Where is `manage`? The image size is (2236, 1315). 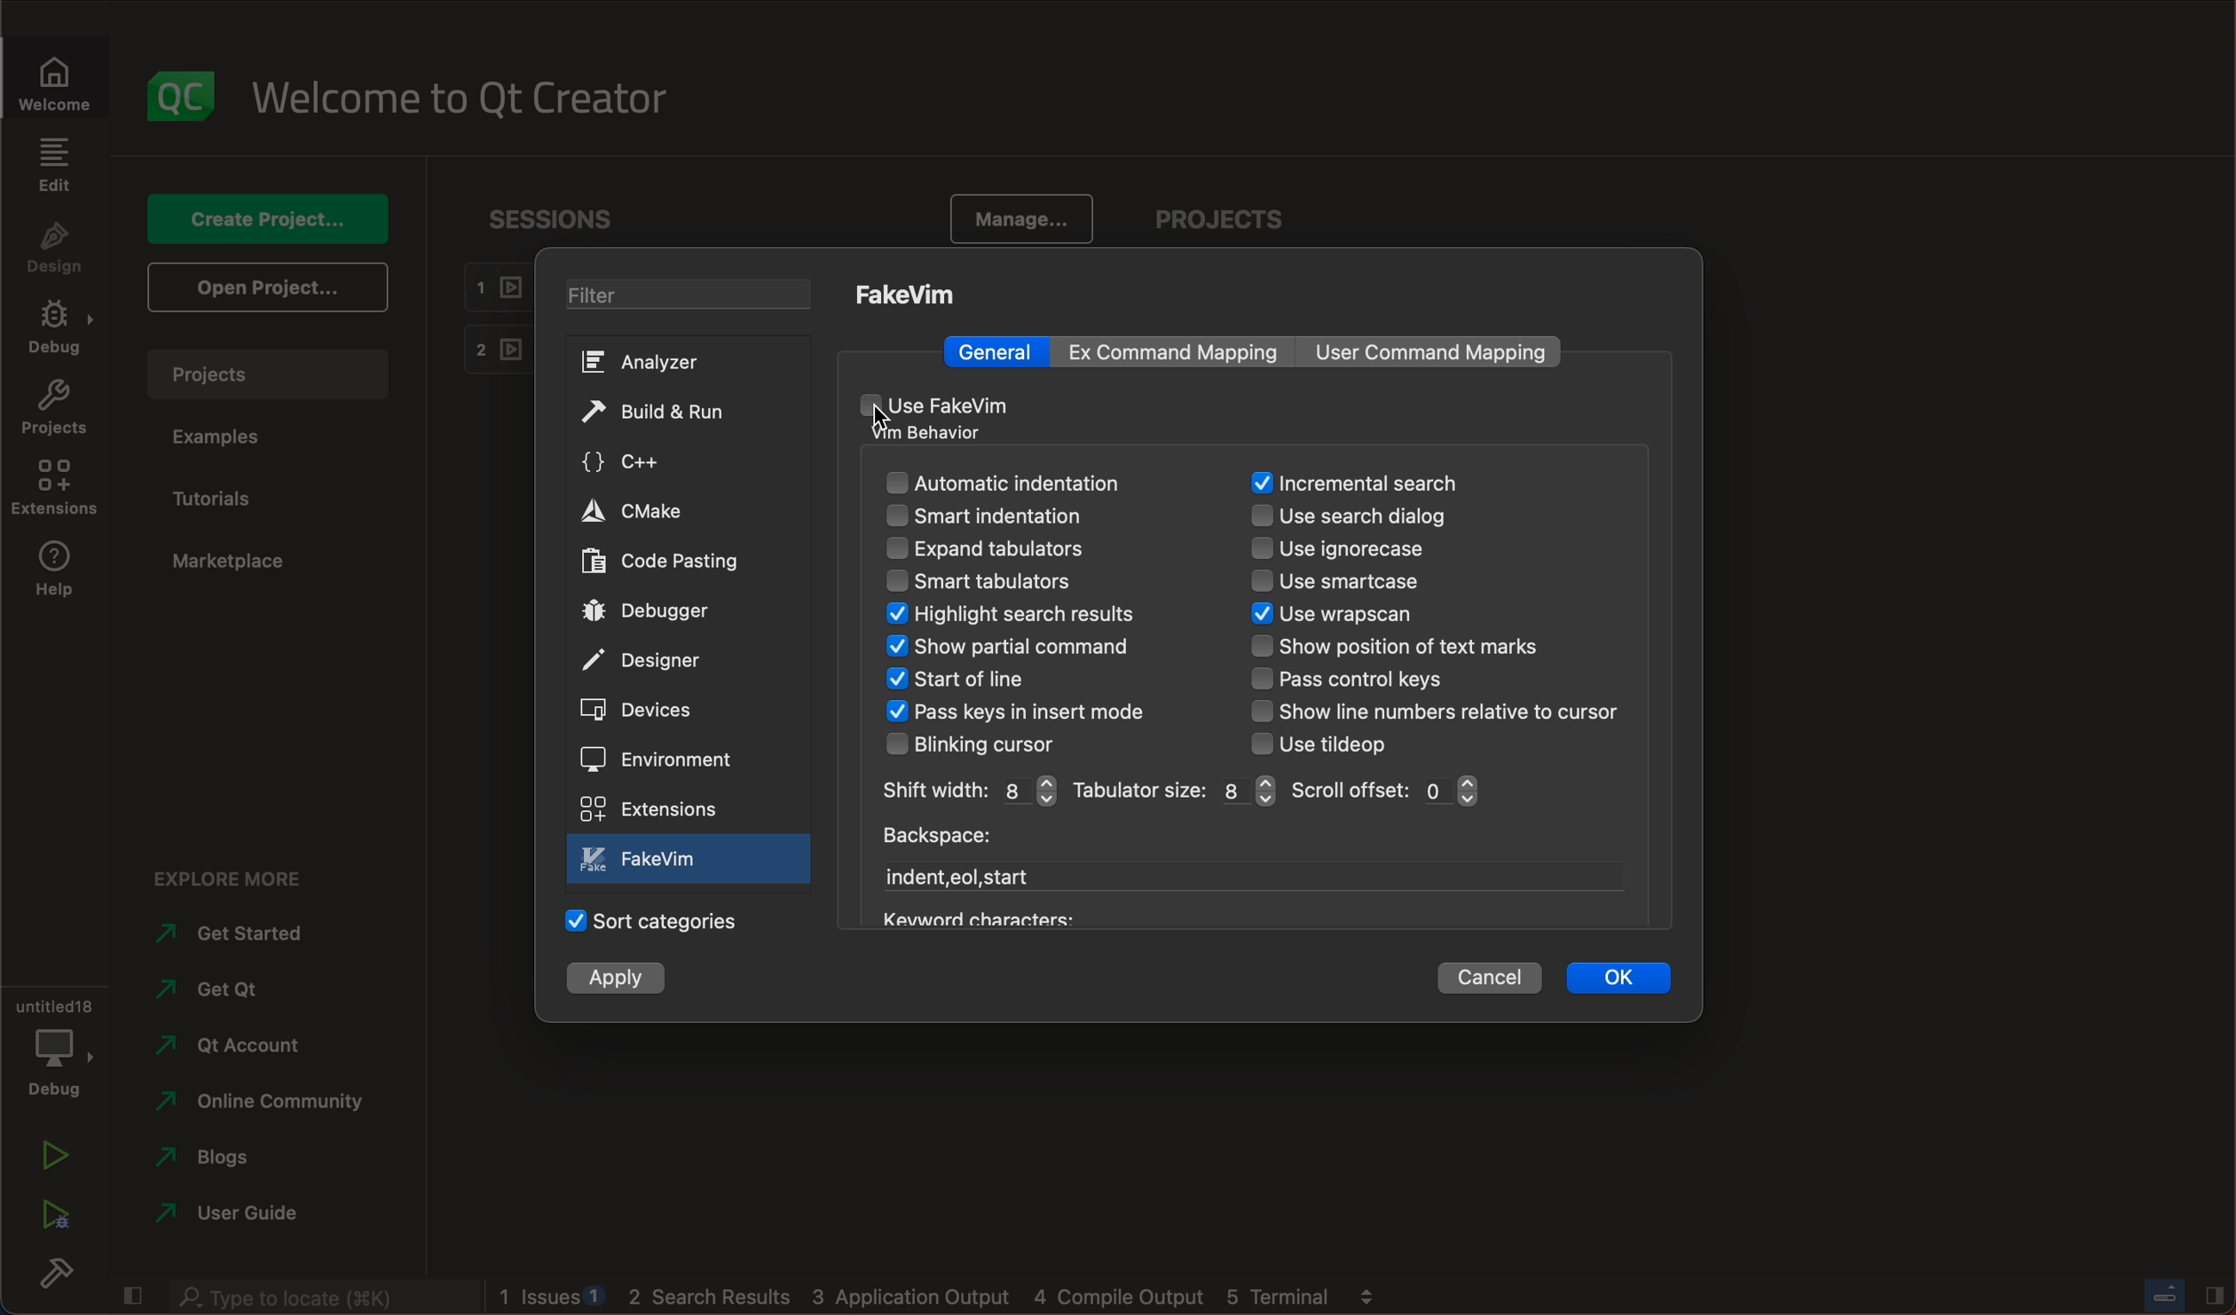
manage is located at coordinates (1023, 222).